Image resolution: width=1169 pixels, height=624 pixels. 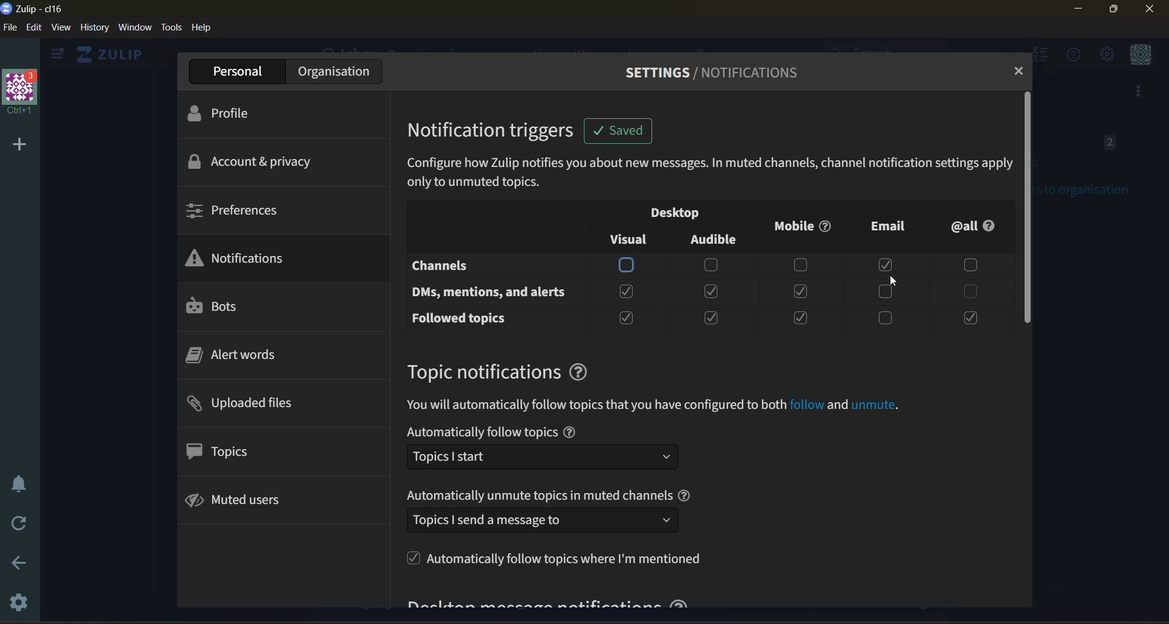 I want to click on topic notifications, so click(x=481, y=372).